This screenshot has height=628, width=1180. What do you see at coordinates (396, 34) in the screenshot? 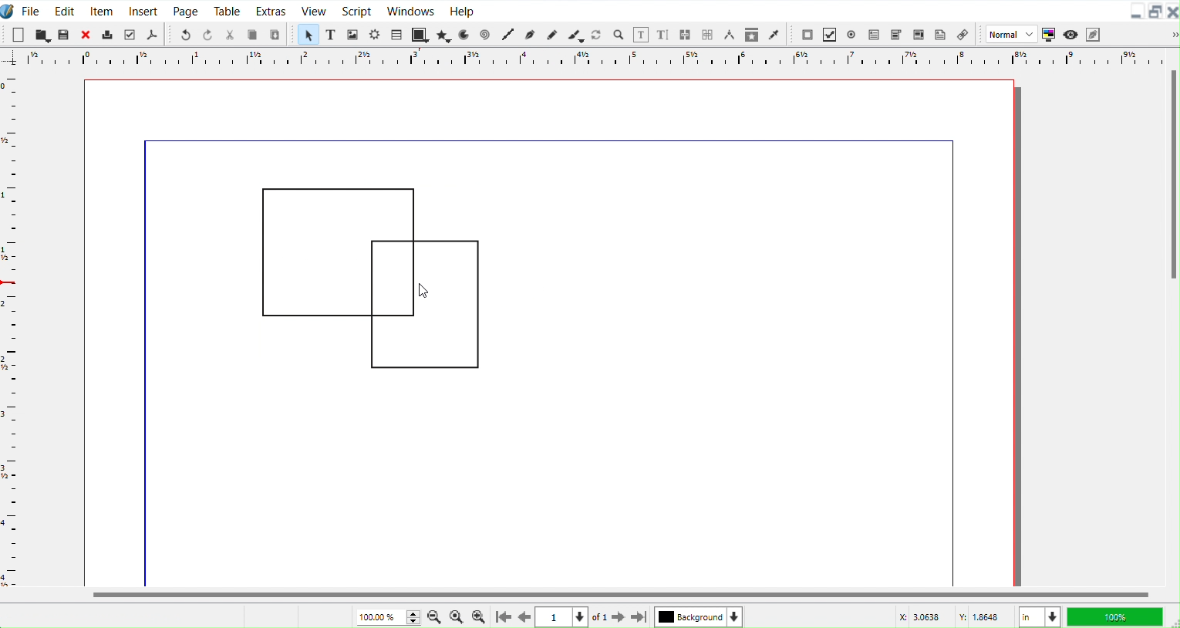
I see `Table` at bounding box center [396, 34].